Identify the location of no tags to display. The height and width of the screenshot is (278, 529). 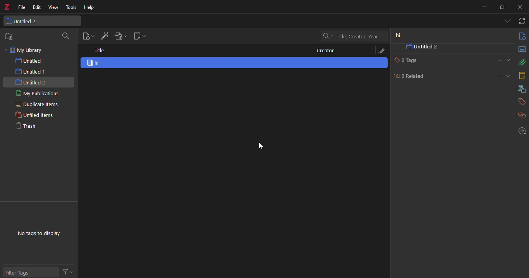
(39, 234).